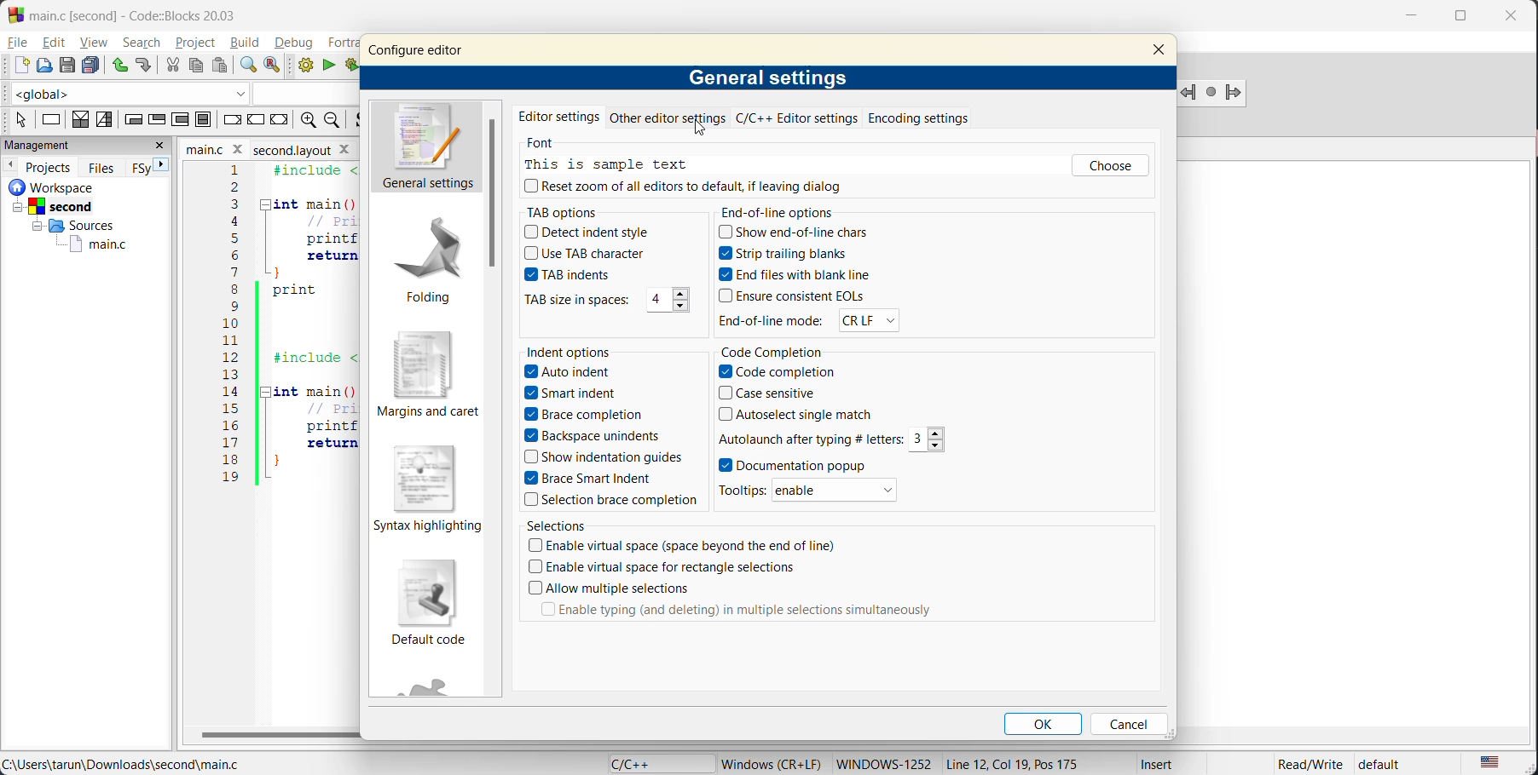 The height and width of the screenshot is (775, 1538). I want to click on cut, so click(170, 65).